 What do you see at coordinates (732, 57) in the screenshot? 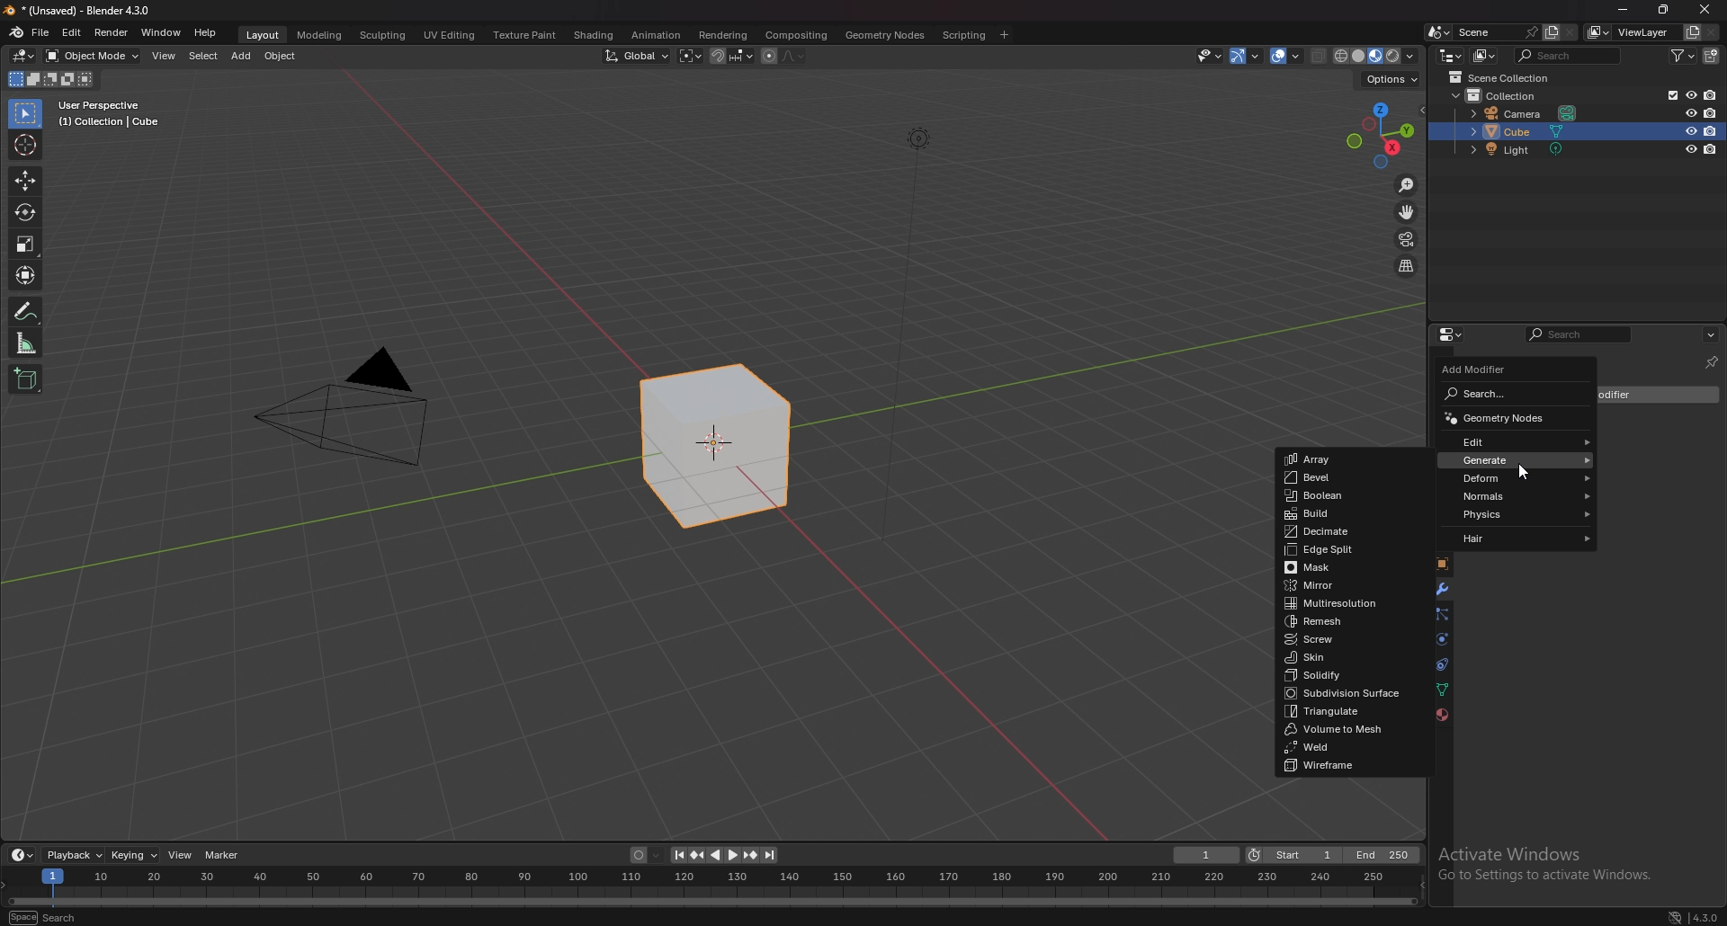
I see `snapping` at bounding box center [732, 57].